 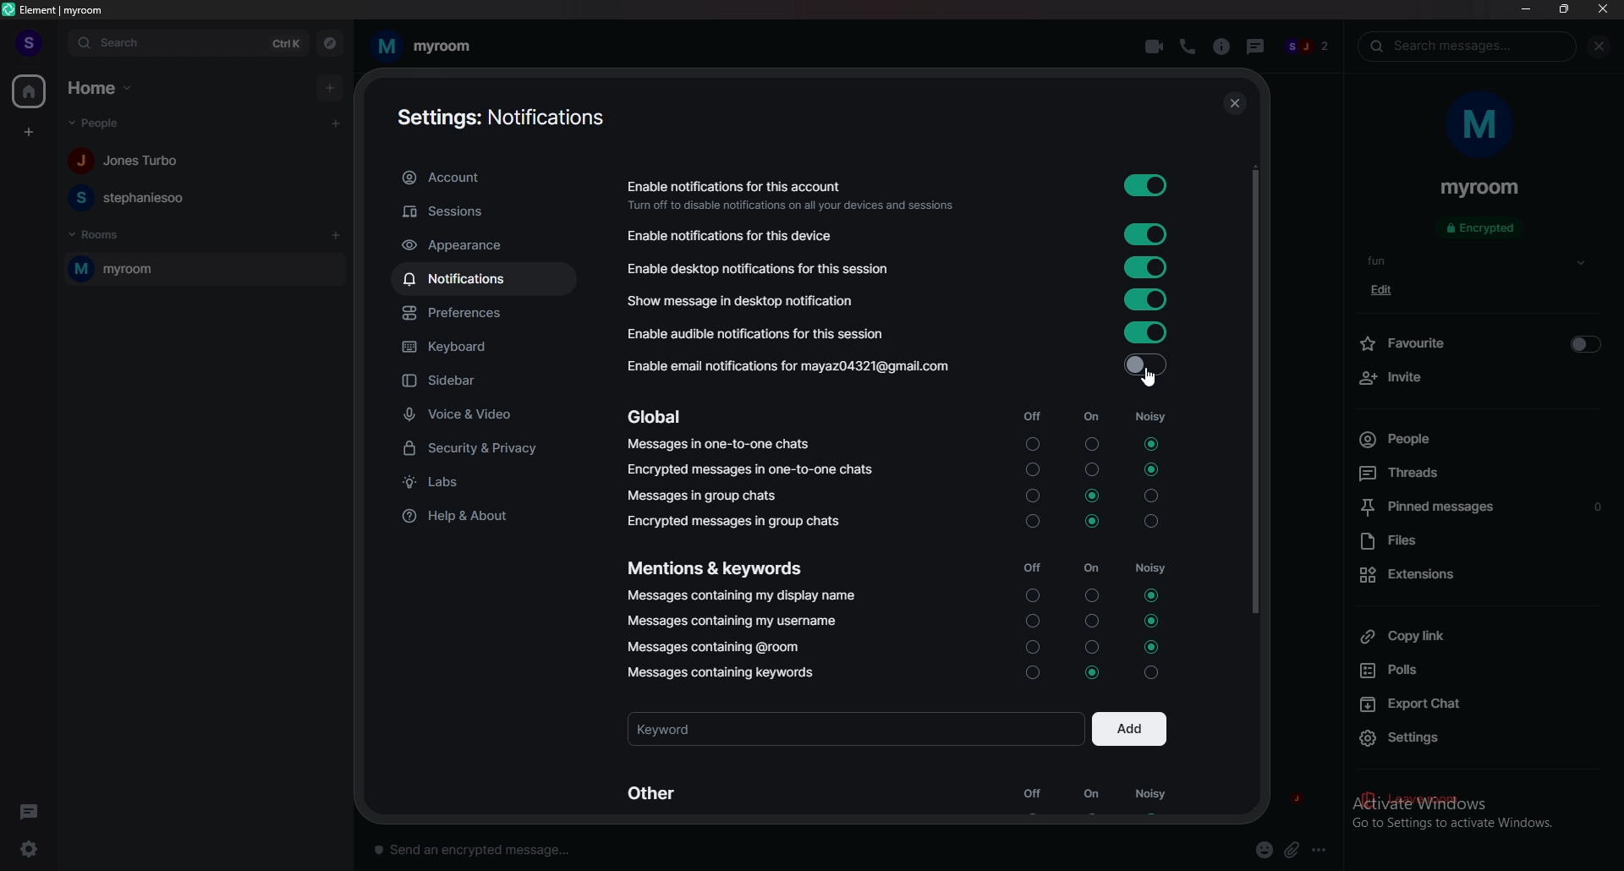 What do you see at coordinates (656, 792) in the screenshot?
I see `other` at bounding box center [656, 792].